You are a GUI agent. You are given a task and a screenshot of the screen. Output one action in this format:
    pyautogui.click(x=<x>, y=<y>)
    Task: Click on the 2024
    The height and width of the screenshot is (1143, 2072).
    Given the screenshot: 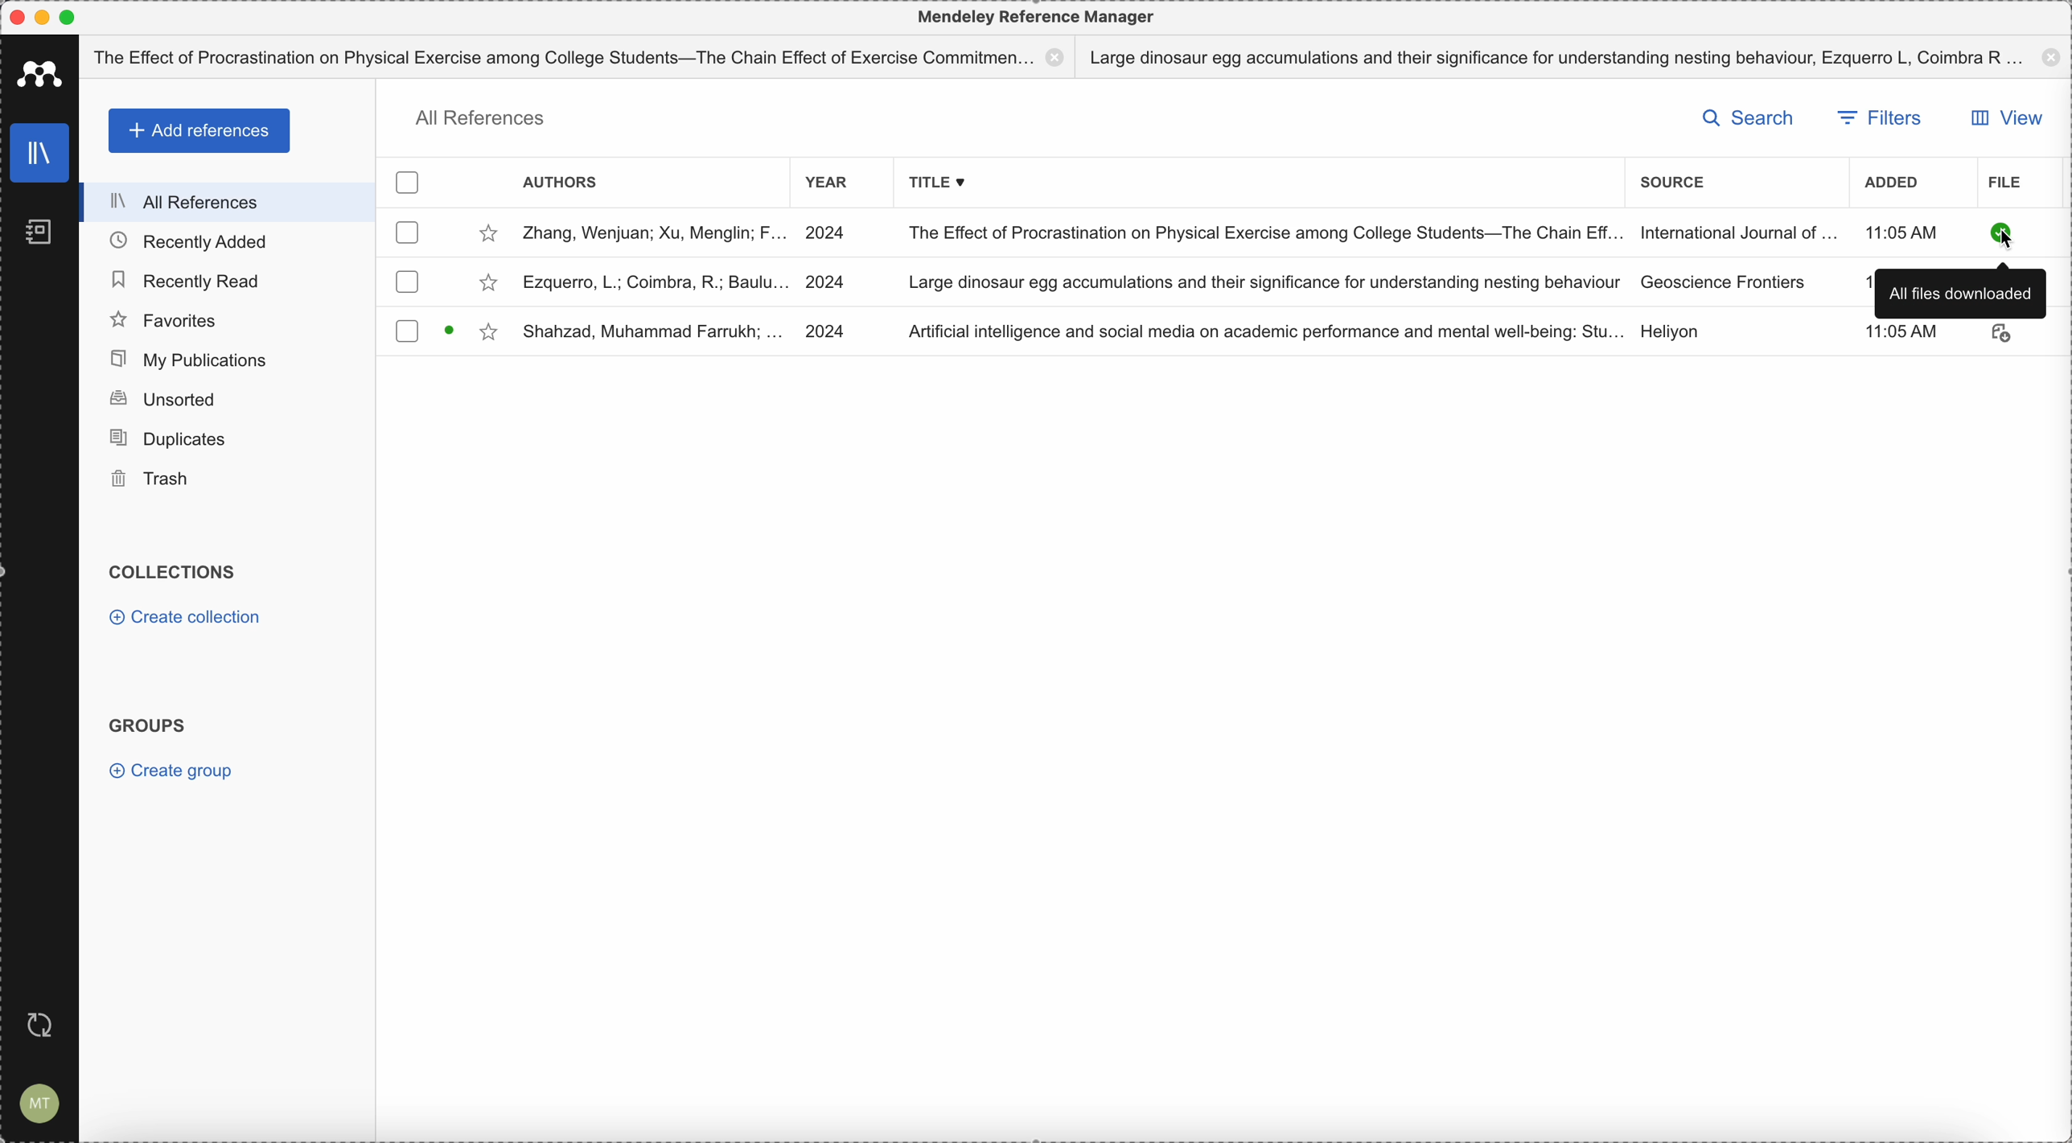 What is the action you would take?
    pyautogui.click(x=826, y=332)
    